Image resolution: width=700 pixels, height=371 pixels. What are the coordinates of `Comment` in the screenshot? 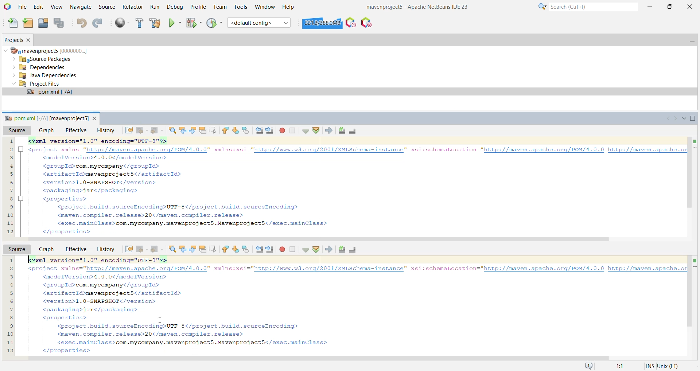 It's located at (342, 249).